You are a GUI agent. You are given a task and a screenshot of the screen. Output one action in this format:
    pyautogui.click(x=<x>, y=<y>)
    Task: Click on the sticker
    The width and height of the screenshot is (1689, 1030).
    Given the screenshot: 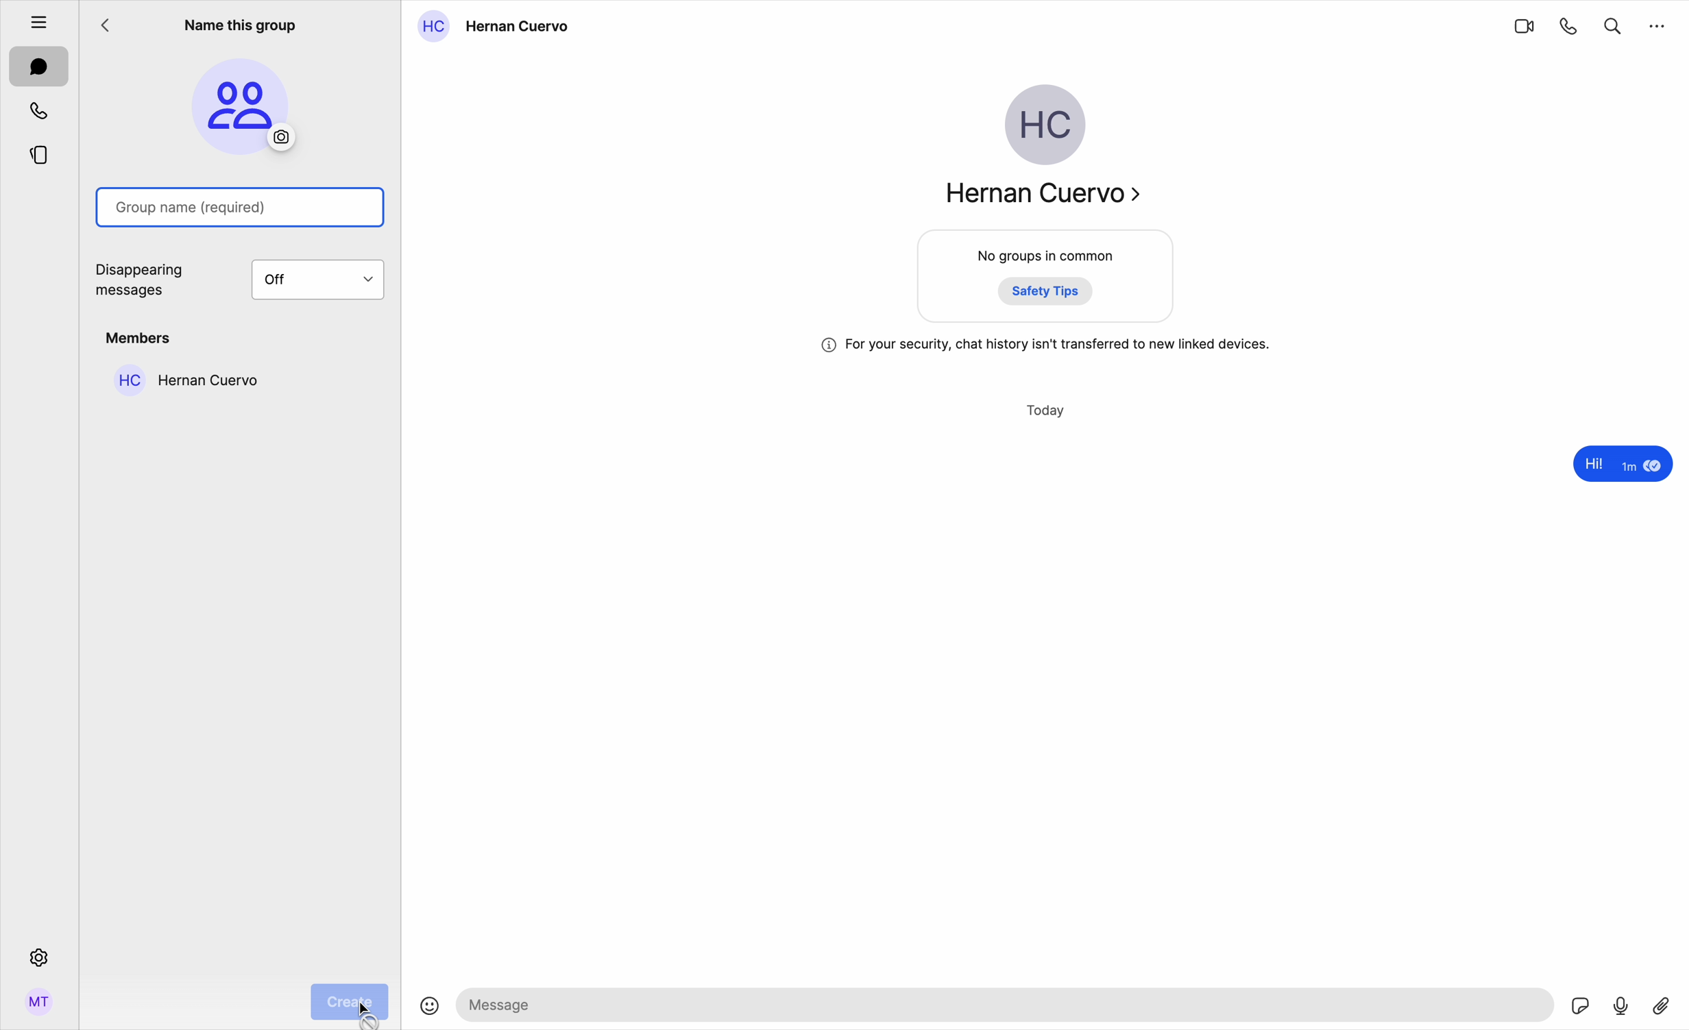 What is the action you would take?
    pyautogui.click(x=1581, y=1007)
    